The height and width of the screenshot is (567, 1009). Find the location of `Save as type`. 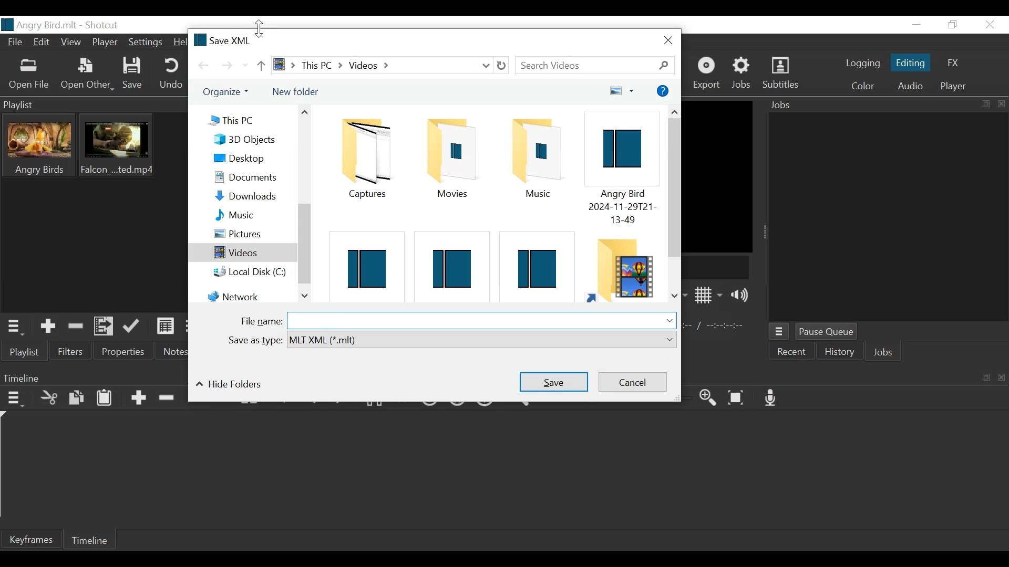

Save as type is located at coordinates (253, 340).